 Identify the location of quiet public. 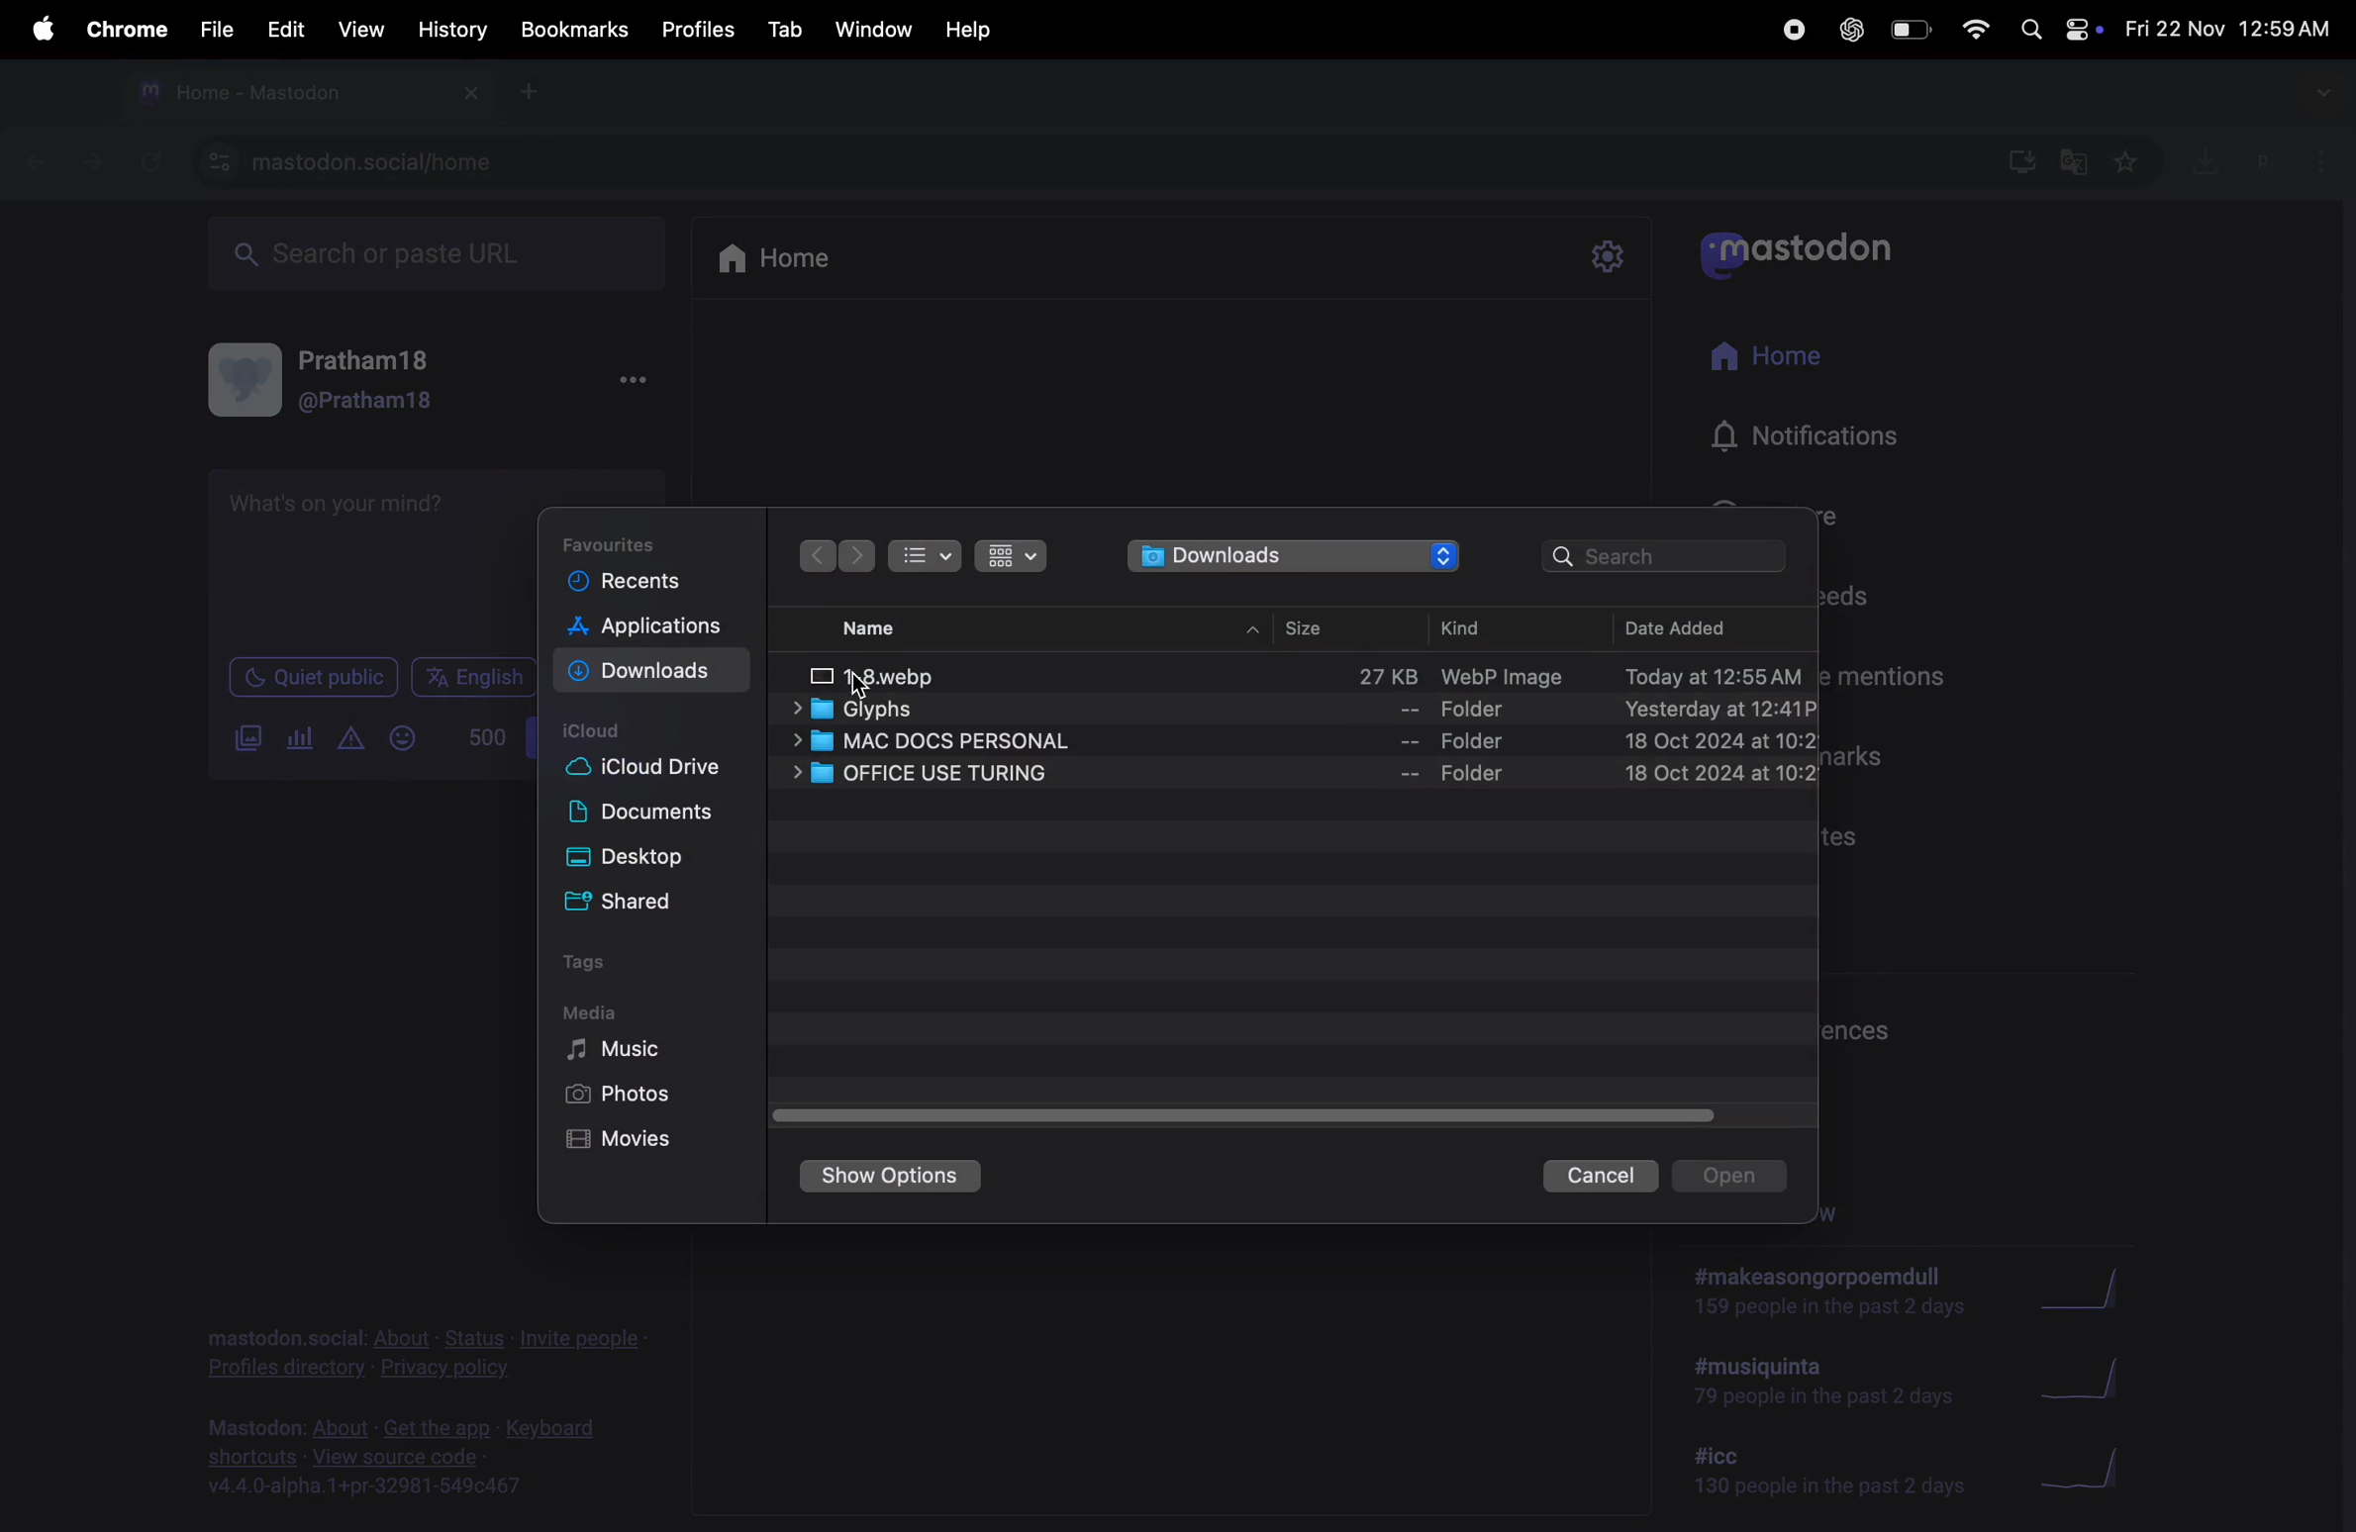
(313, 674).